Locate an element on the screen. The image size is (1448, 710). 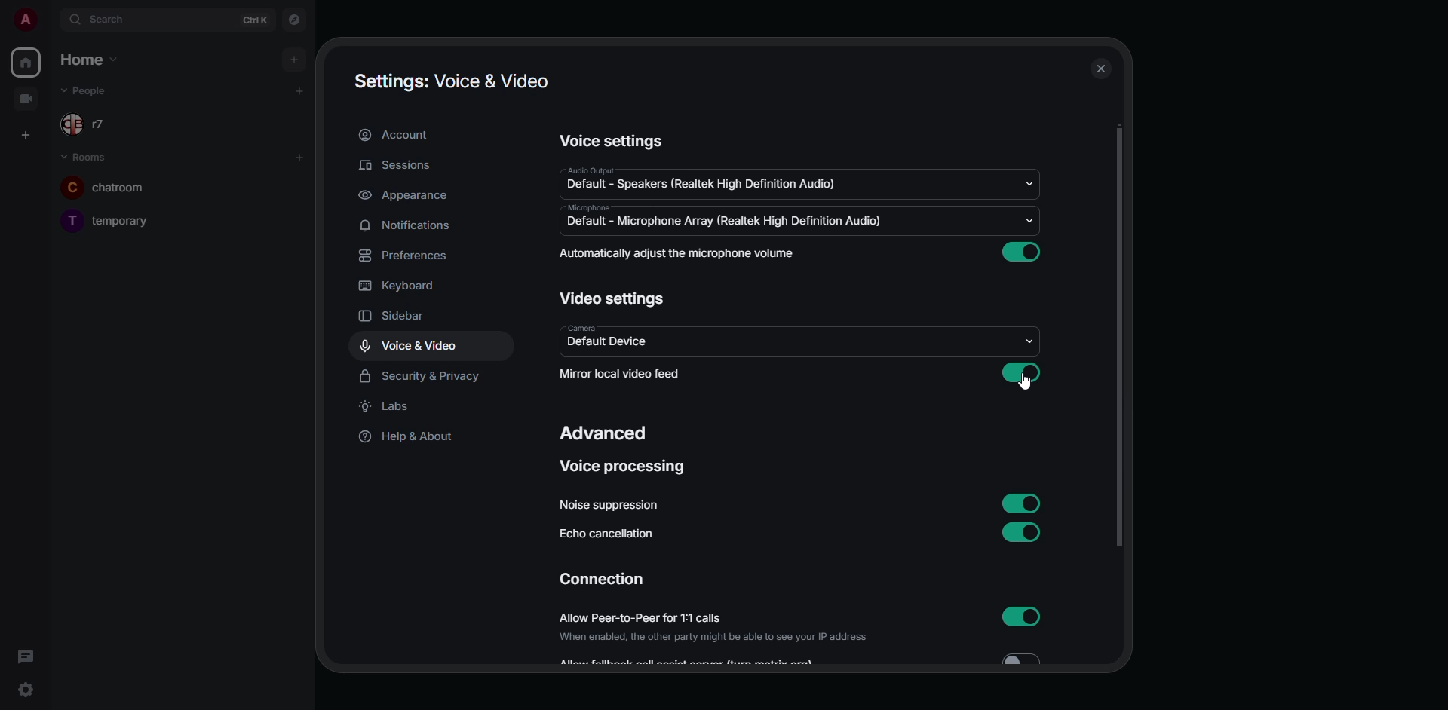
voice & video is located at coordinates (410, 346).